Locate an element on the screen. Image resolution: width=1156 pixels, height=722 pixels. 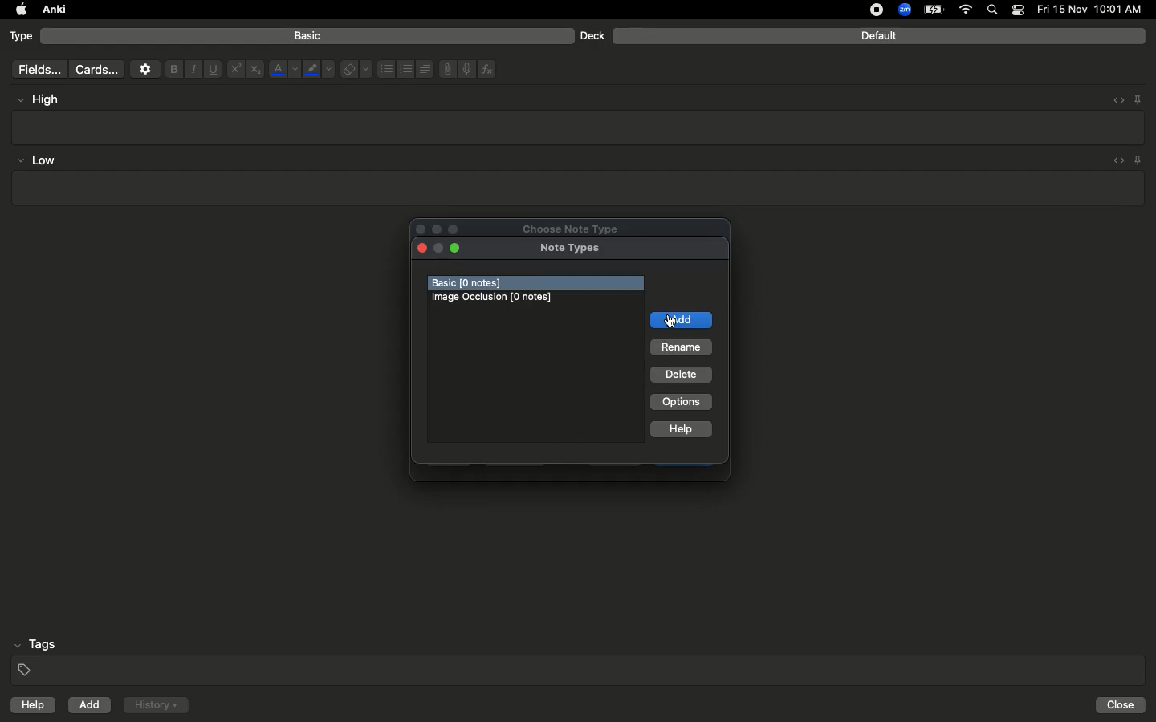
Eraser is located at coordinates (356, 70).